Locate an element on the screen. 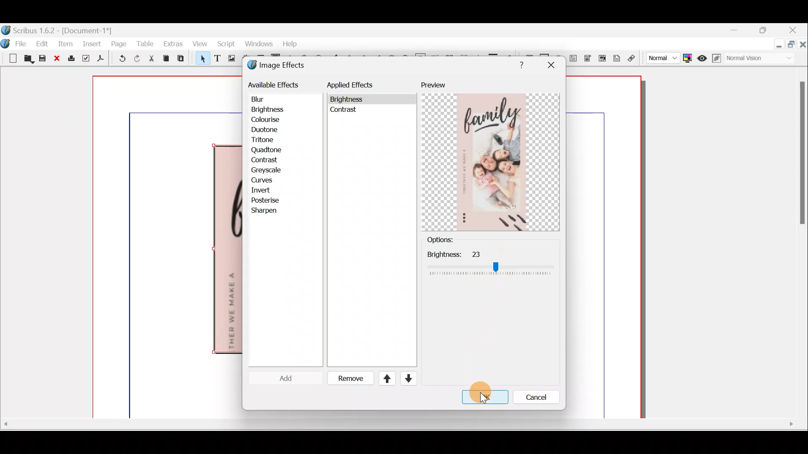 The image size is (808, 454). Remove is located at coordinates (347, 379).